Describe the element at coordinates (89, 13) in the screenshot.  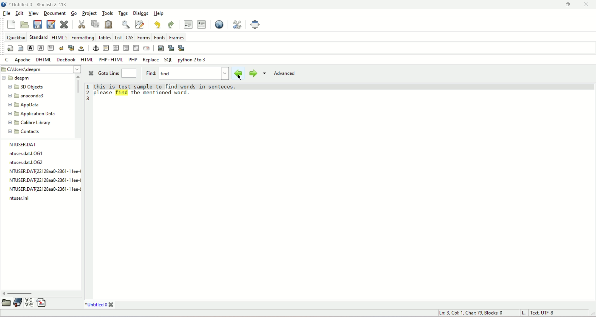
I see `project` at that location.